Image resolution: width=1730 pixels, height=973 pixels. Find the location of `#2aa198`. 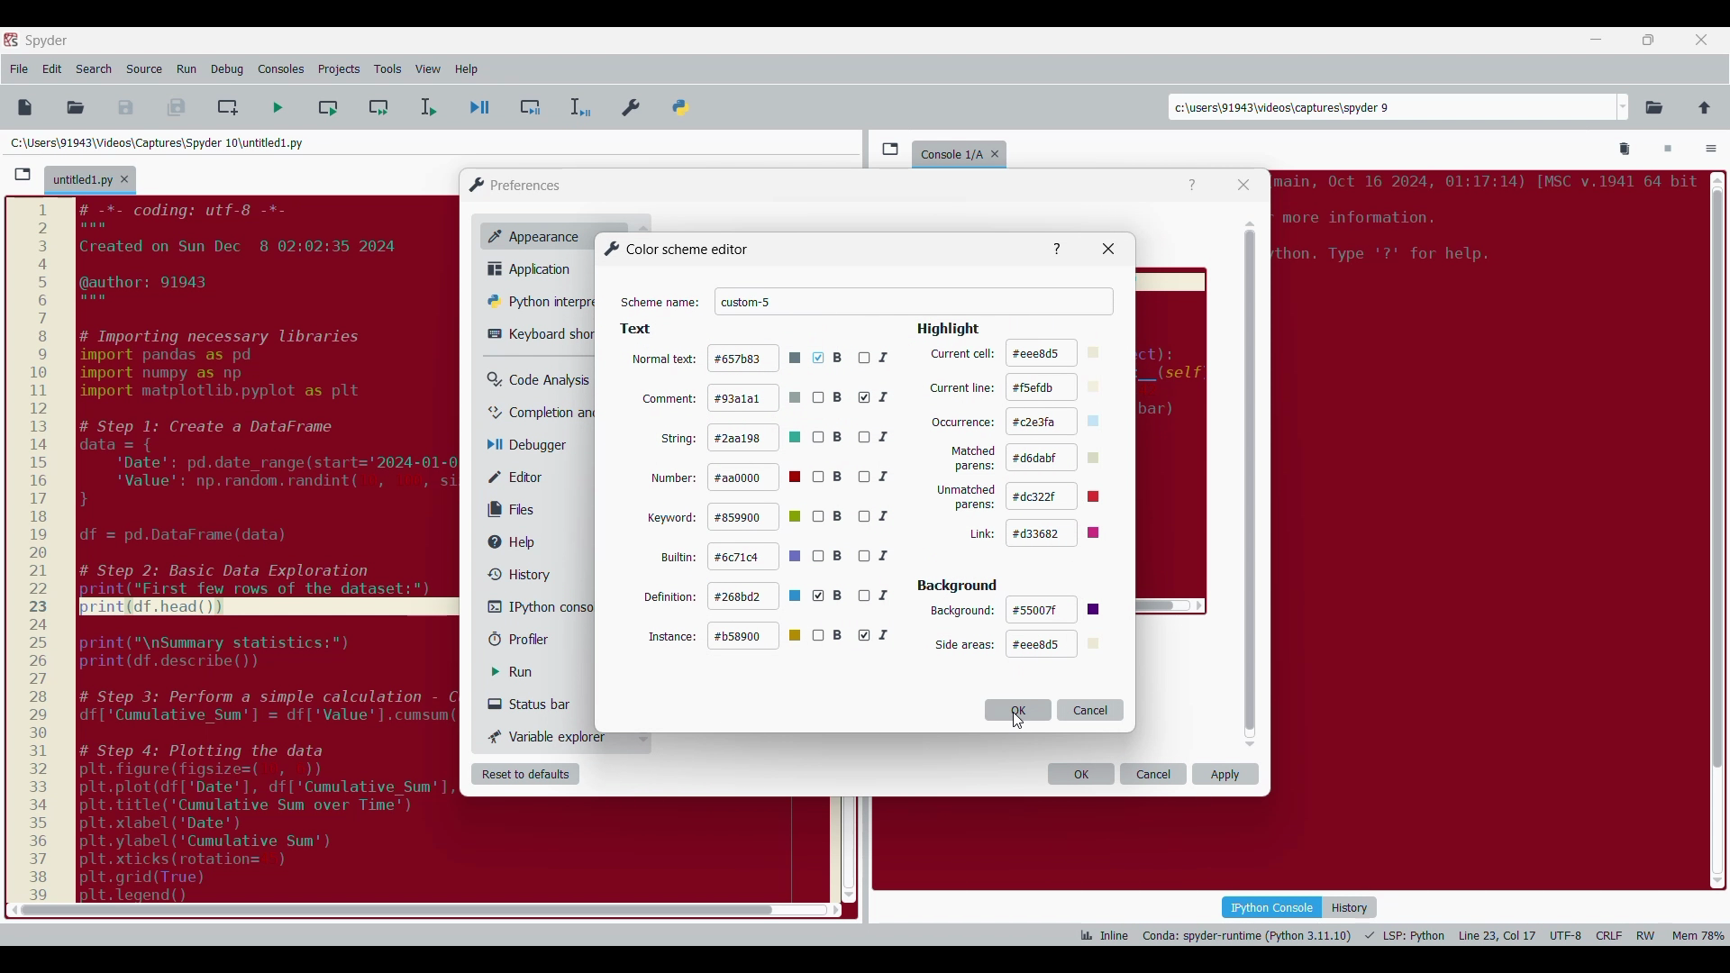

#2aa198 is located at coordinates (756, 437).